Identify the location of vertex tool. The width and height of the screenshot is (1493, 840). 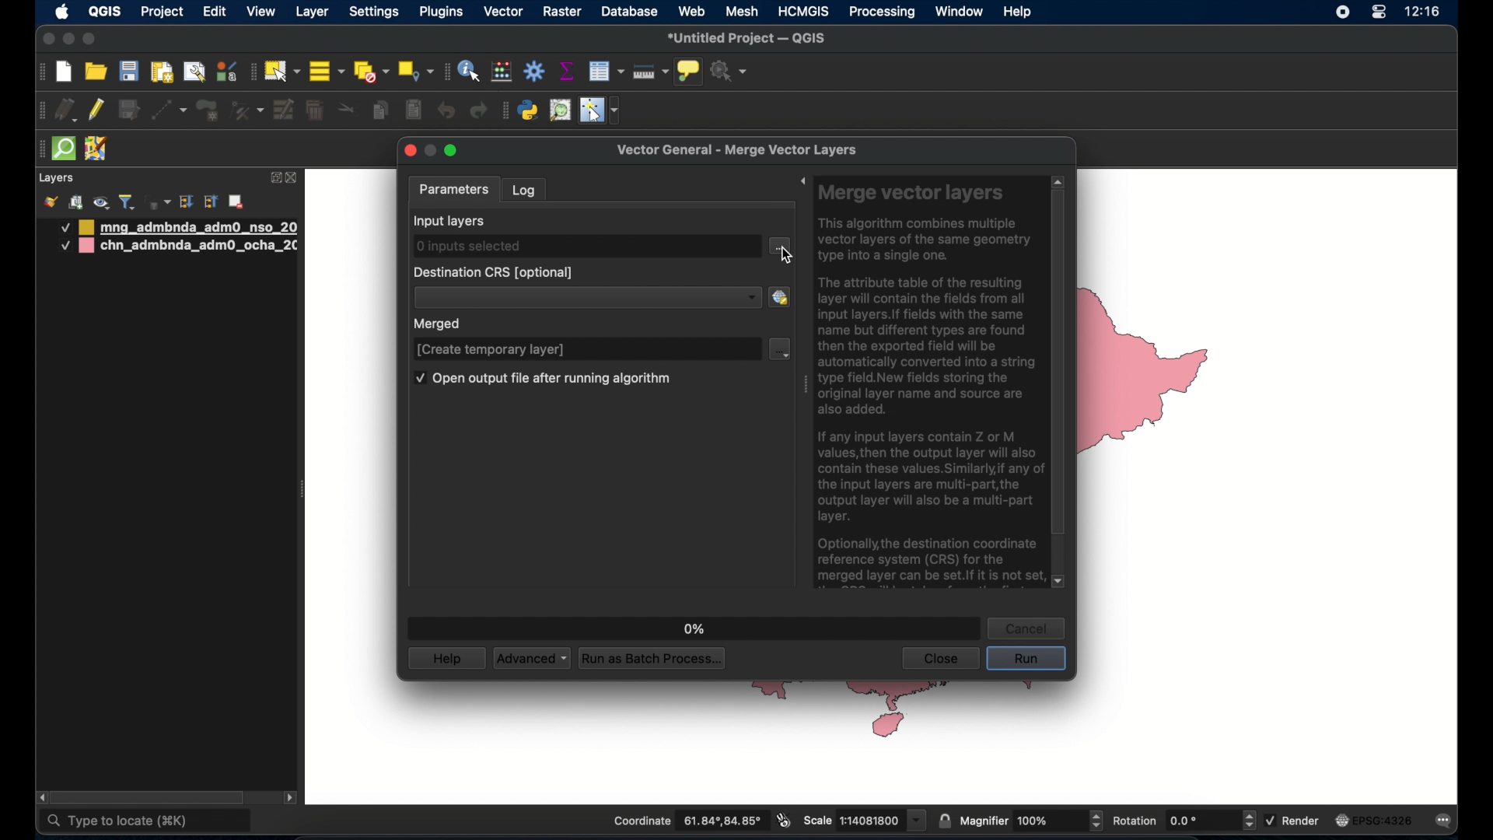
(247, 109).